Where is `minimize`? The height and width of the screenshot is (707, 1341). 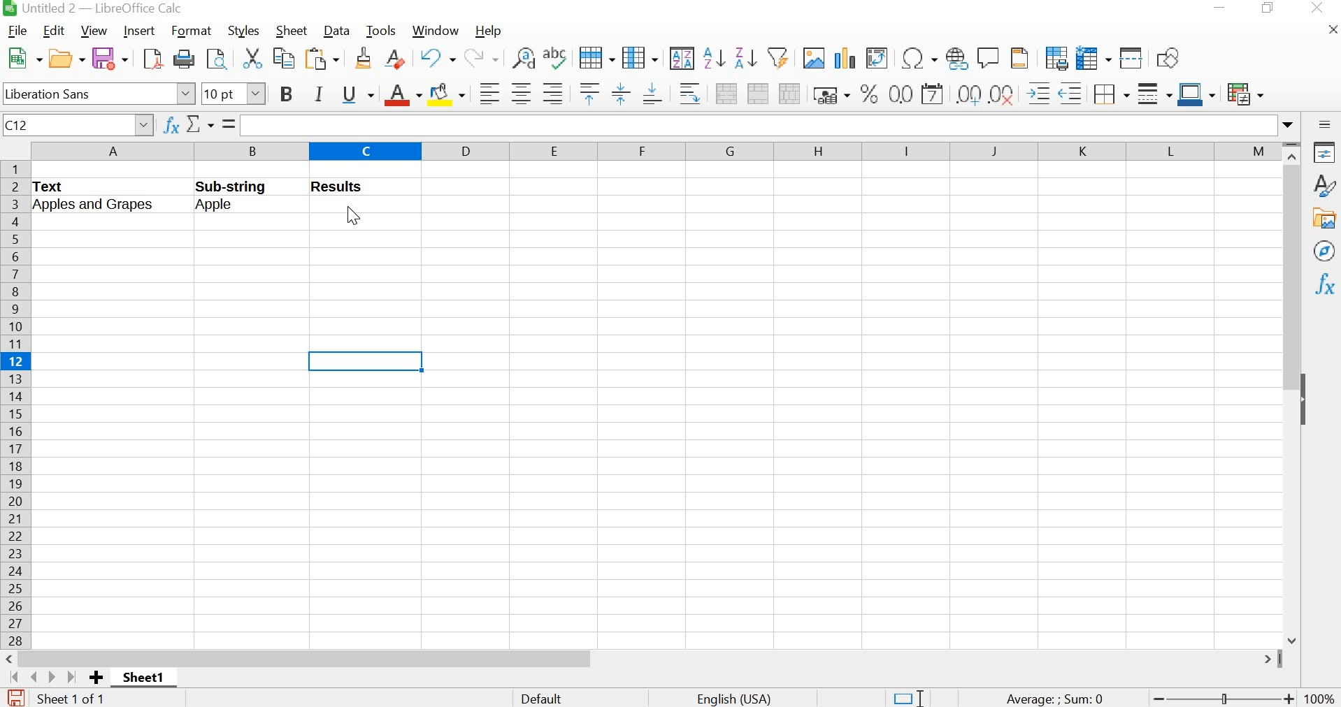
minimize is located at coordinates (1221, 8).